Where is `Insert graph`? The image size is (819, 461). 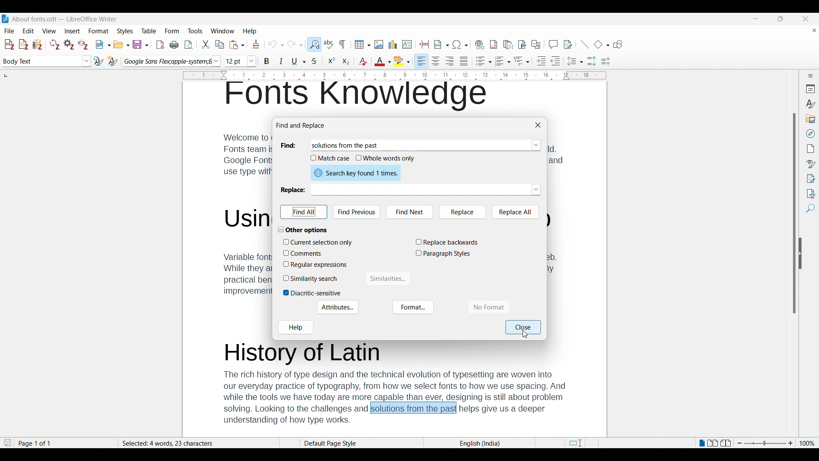 Insert graph is located at coordinates (393, 44).